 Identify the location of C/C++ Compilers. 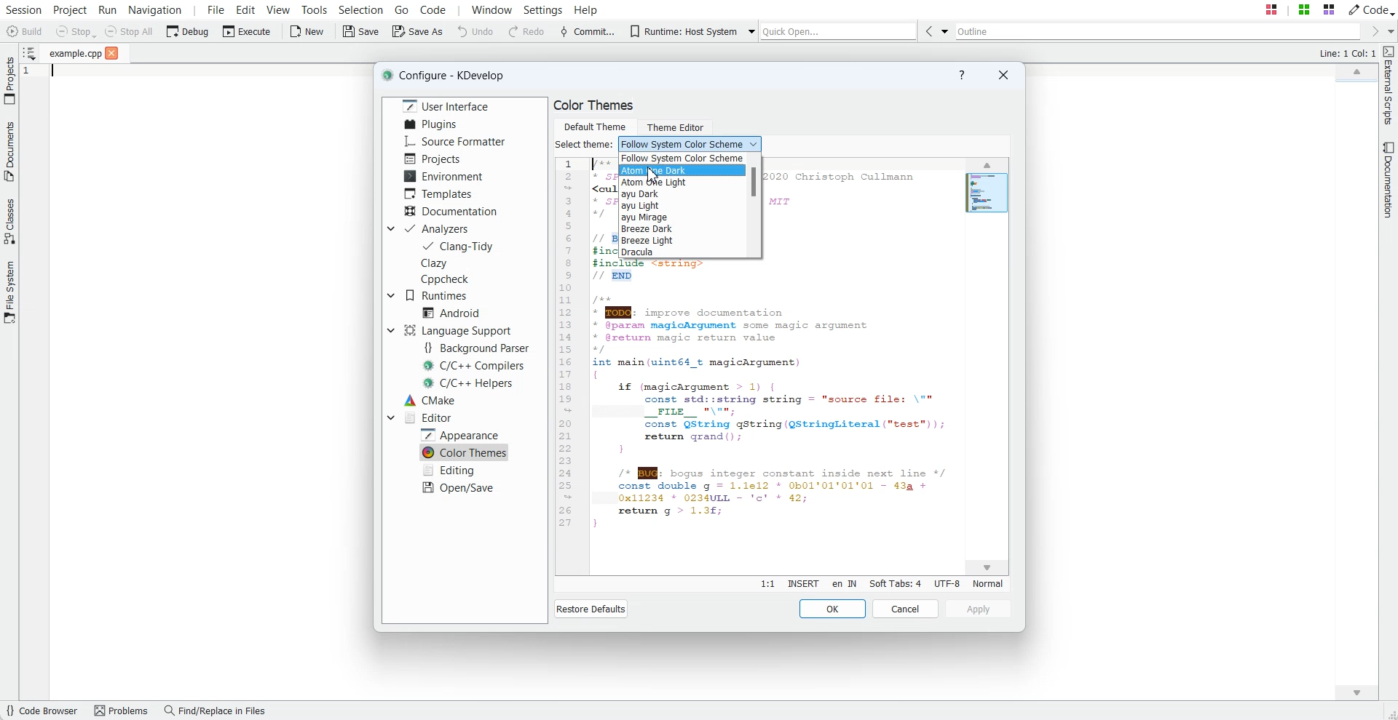
(475, 366).